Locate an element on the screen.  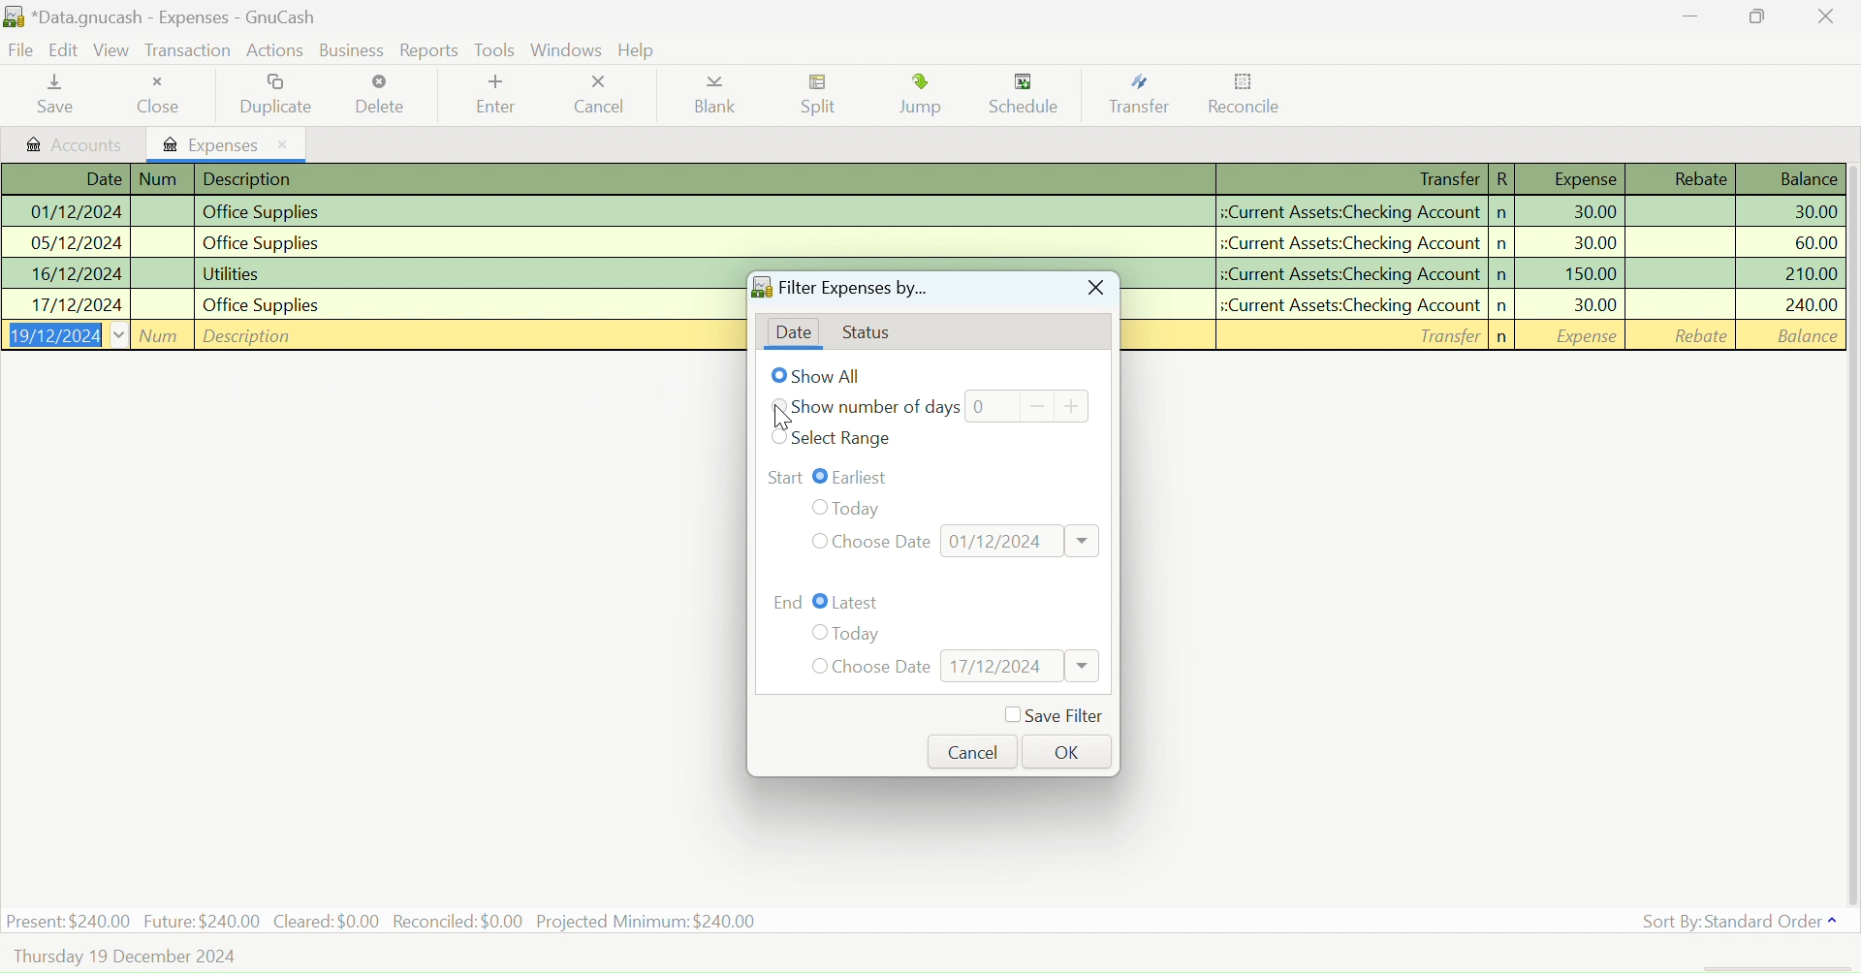
Minimize is located at coordinates (1758, 16).